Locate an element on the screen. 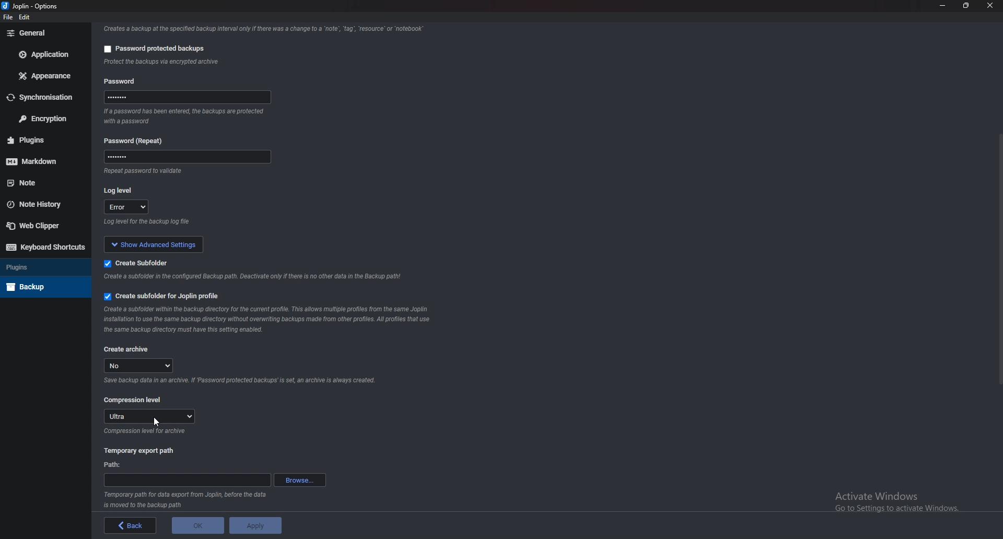 This screenshot has height=539, width=1003. error is located at coordinates (127, 208).